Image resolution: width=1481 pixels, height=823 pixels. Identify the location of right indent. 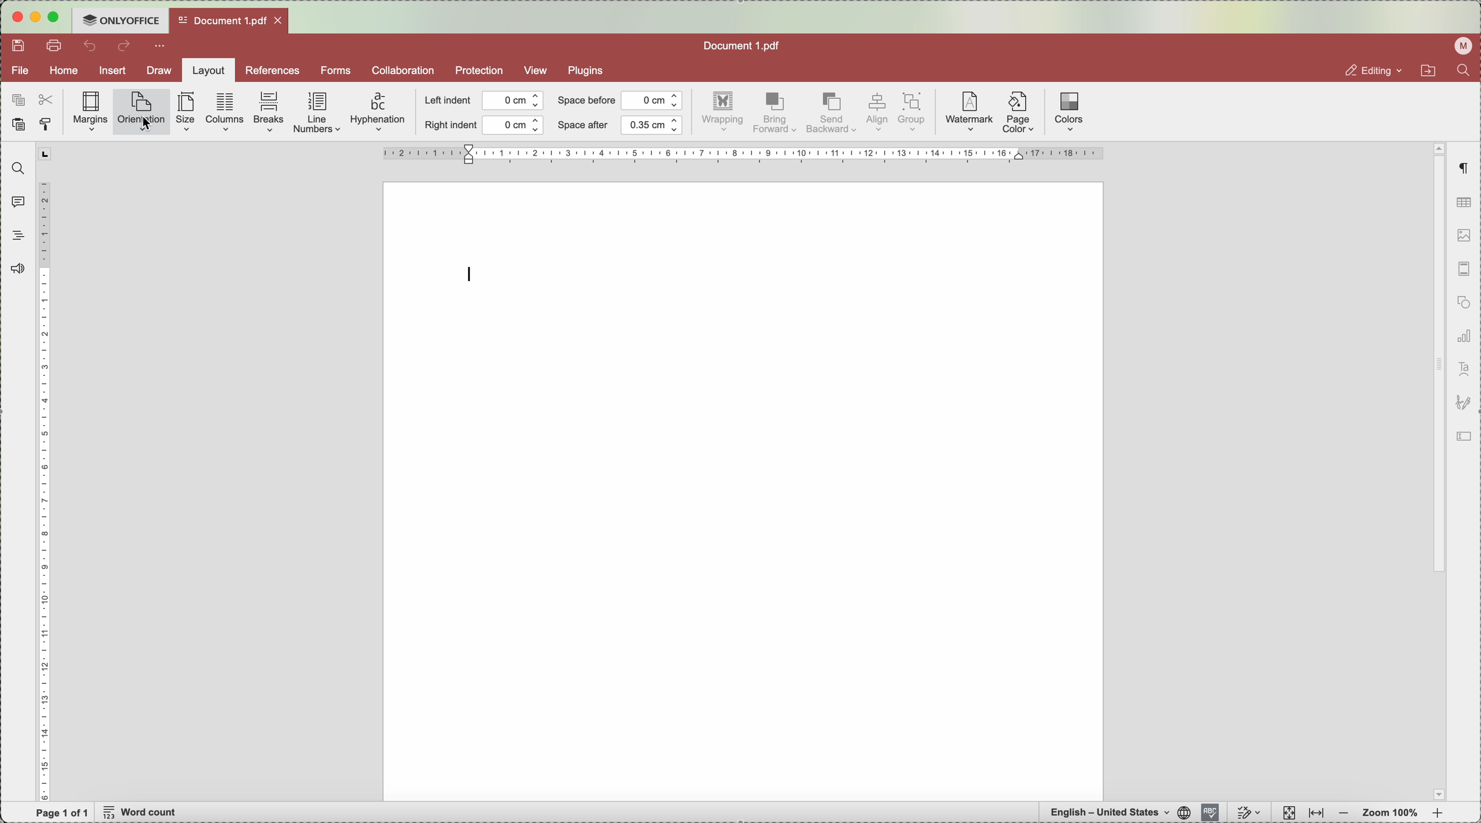
(484, 126).